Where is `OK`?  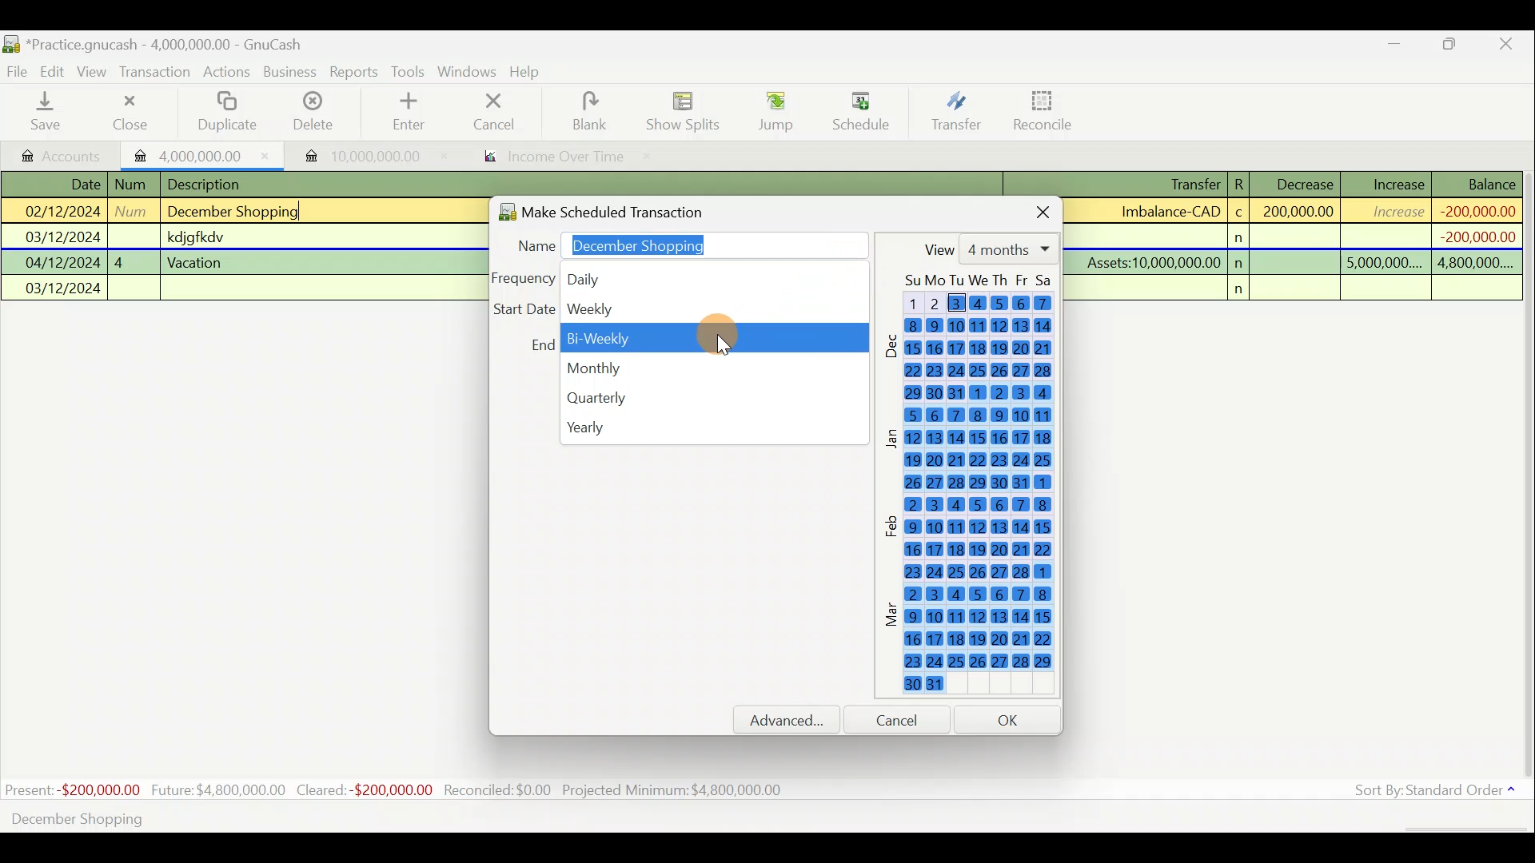 OK is located at coordinates (1011, 719).